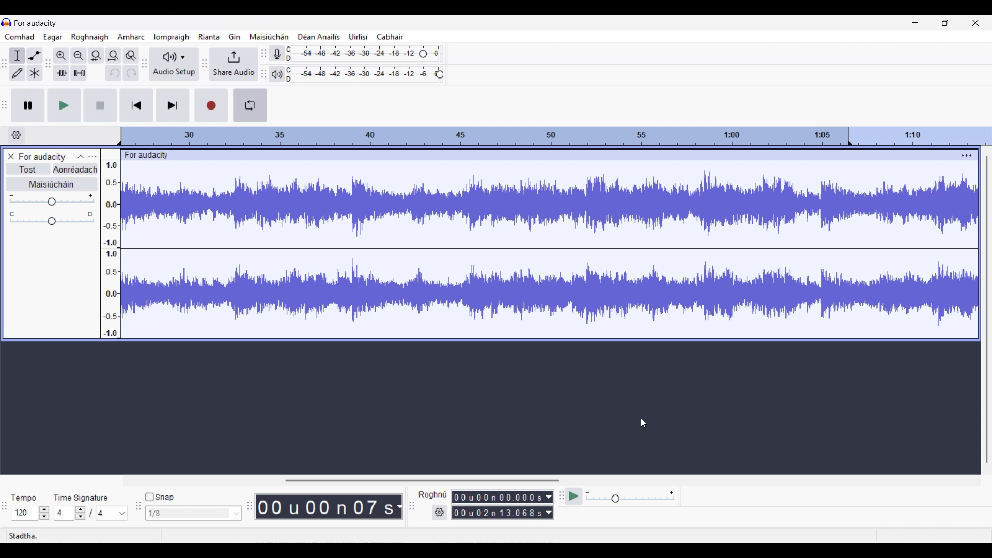 This screenshot has width=992, height=558. Describe the element at coordinates (358, 36) in the screenshot. I see `Uirlisi` at that location.